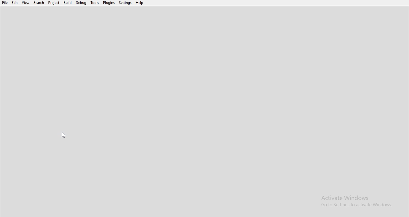 Image resolution: width=409 pixels, height=217 pixels. What do you see at coordinates (25, 3) in the screenshot?
I see `View ` at bounding box center [25, 3].